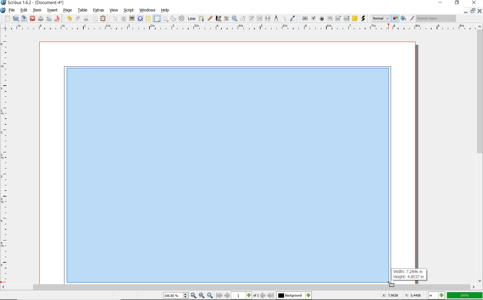 The width and height of the screenshot is (483, 300). What do you see at coordinates (226, 19) in the screenshot?
I see `rotate item` at bounding box center [226, 19].